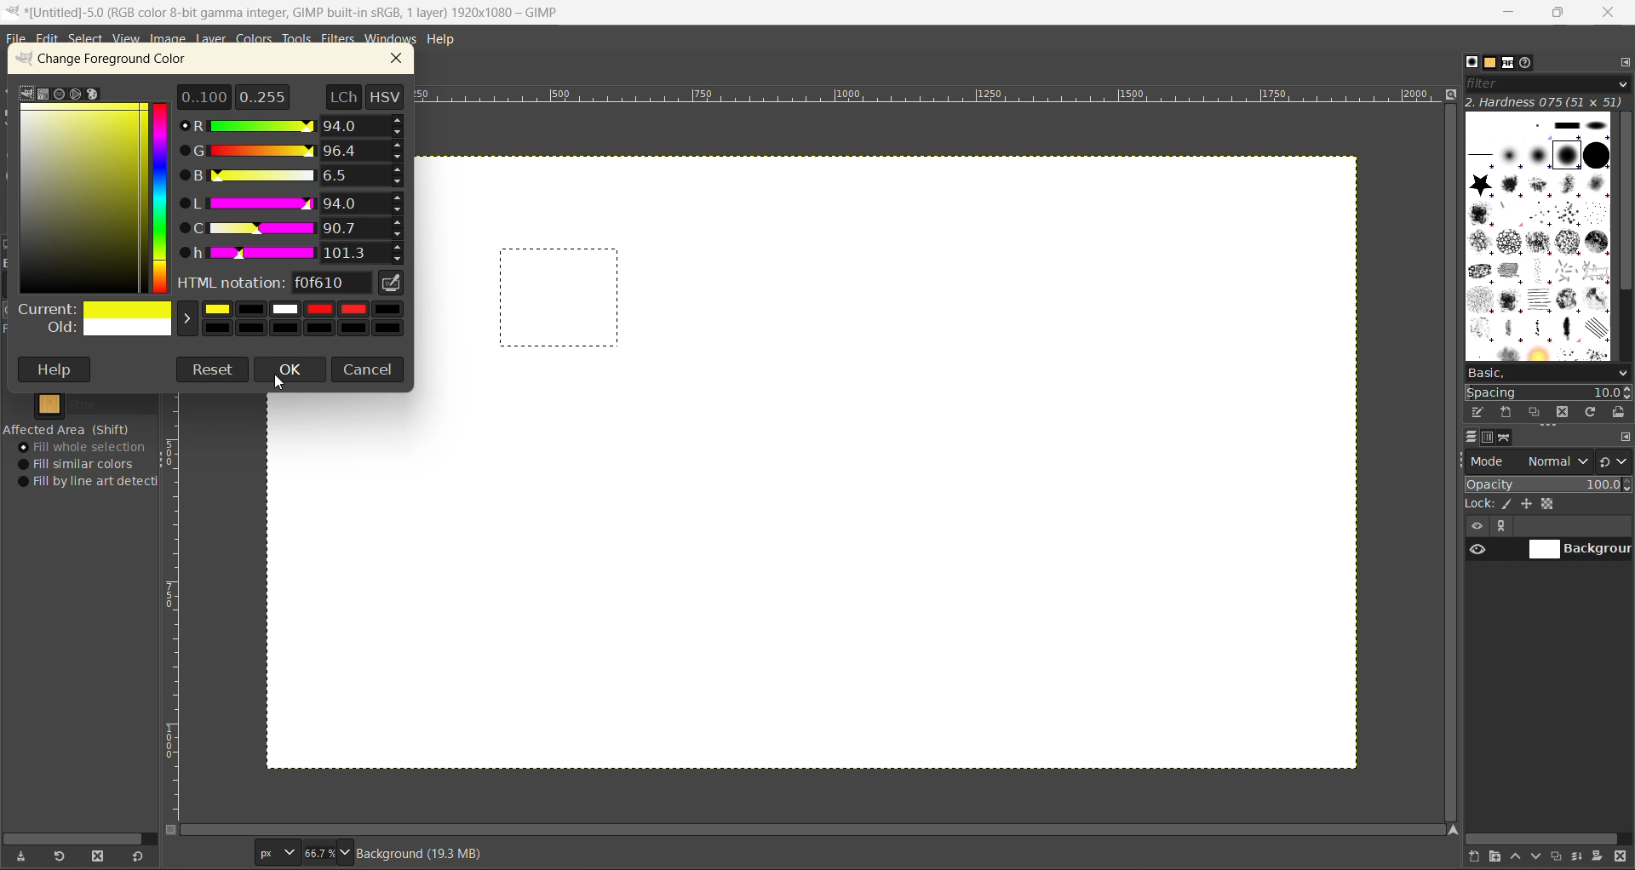 This screenshot has height=870, width=1635. What do you see at coordinates (1540, 857) in the screenshot?
I see `lower this layer` at bounding box center [1540, 857].